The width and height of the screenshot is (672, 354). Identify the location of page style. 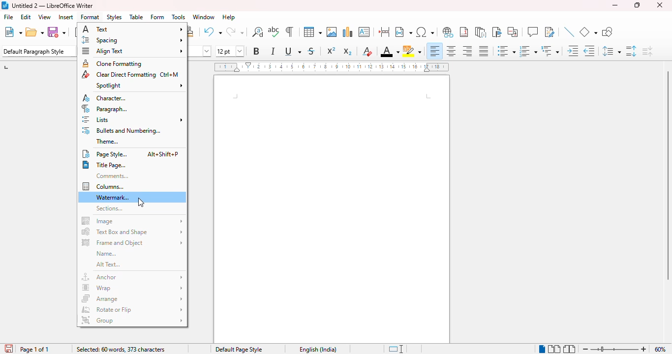
(104, 153).